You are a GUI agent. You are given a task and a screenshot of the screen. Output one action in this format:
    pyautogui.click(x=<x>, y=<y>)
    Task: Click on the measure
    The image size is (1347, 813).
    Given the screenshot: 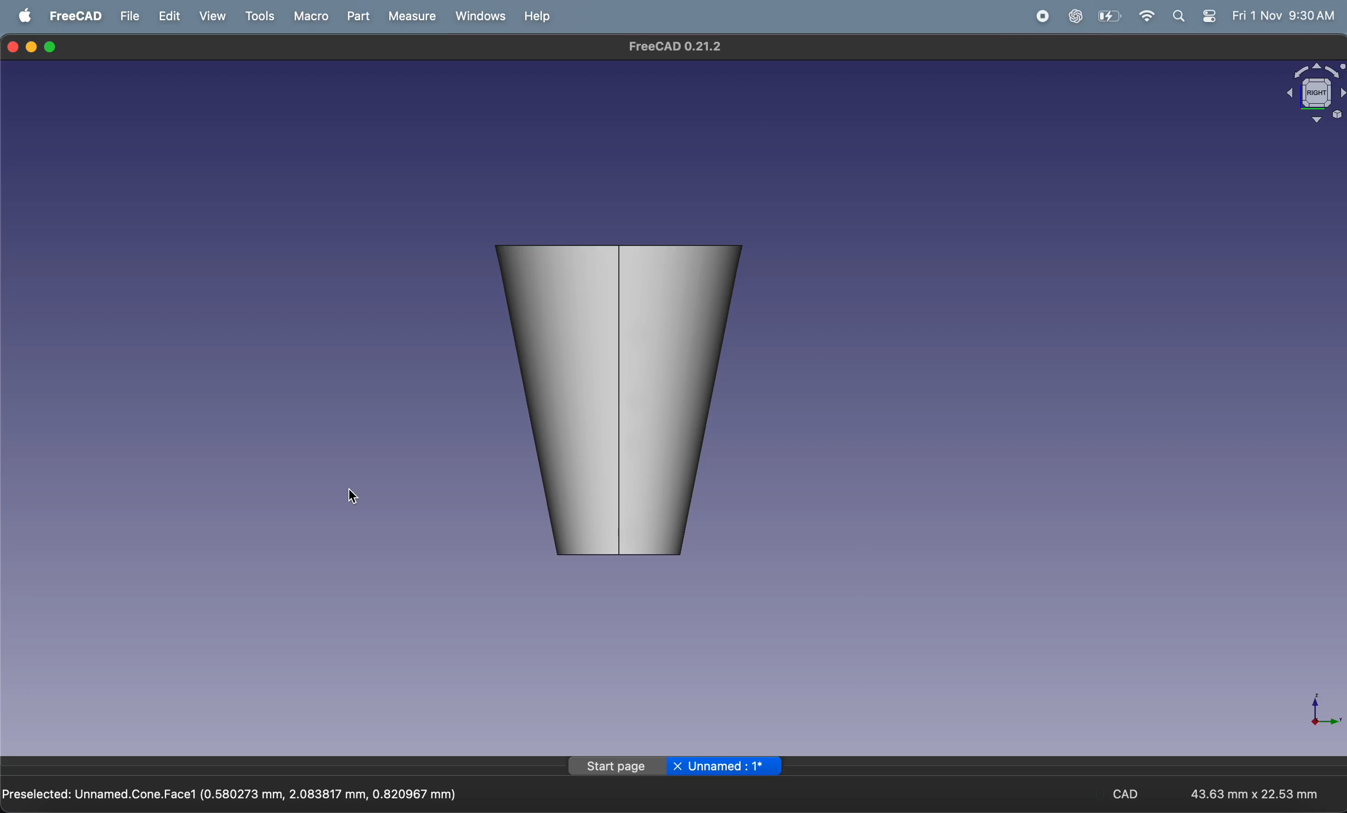 What is the action you would take?
    pyautogui.click(x=408, y=16)
    